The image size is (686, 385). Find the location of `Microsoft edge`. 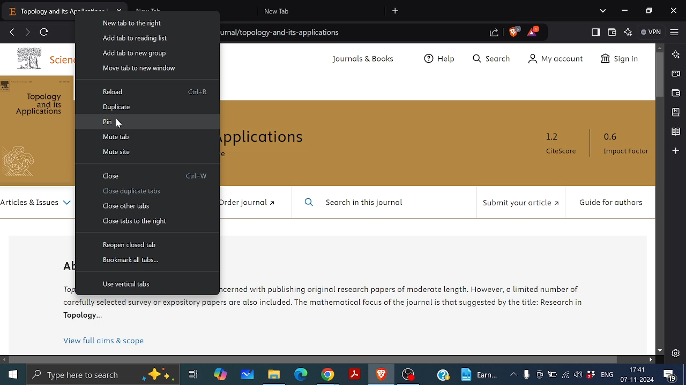

Microsoft edge is located at coordinates (303, 375).